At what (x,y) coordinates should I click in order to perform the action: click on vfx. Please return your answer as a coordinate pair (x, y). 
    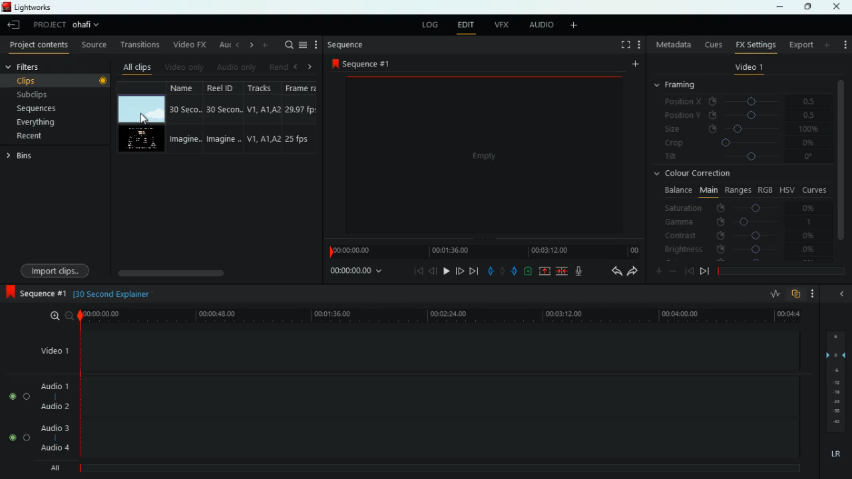
    Looking at the image, I should click on (500, 25).